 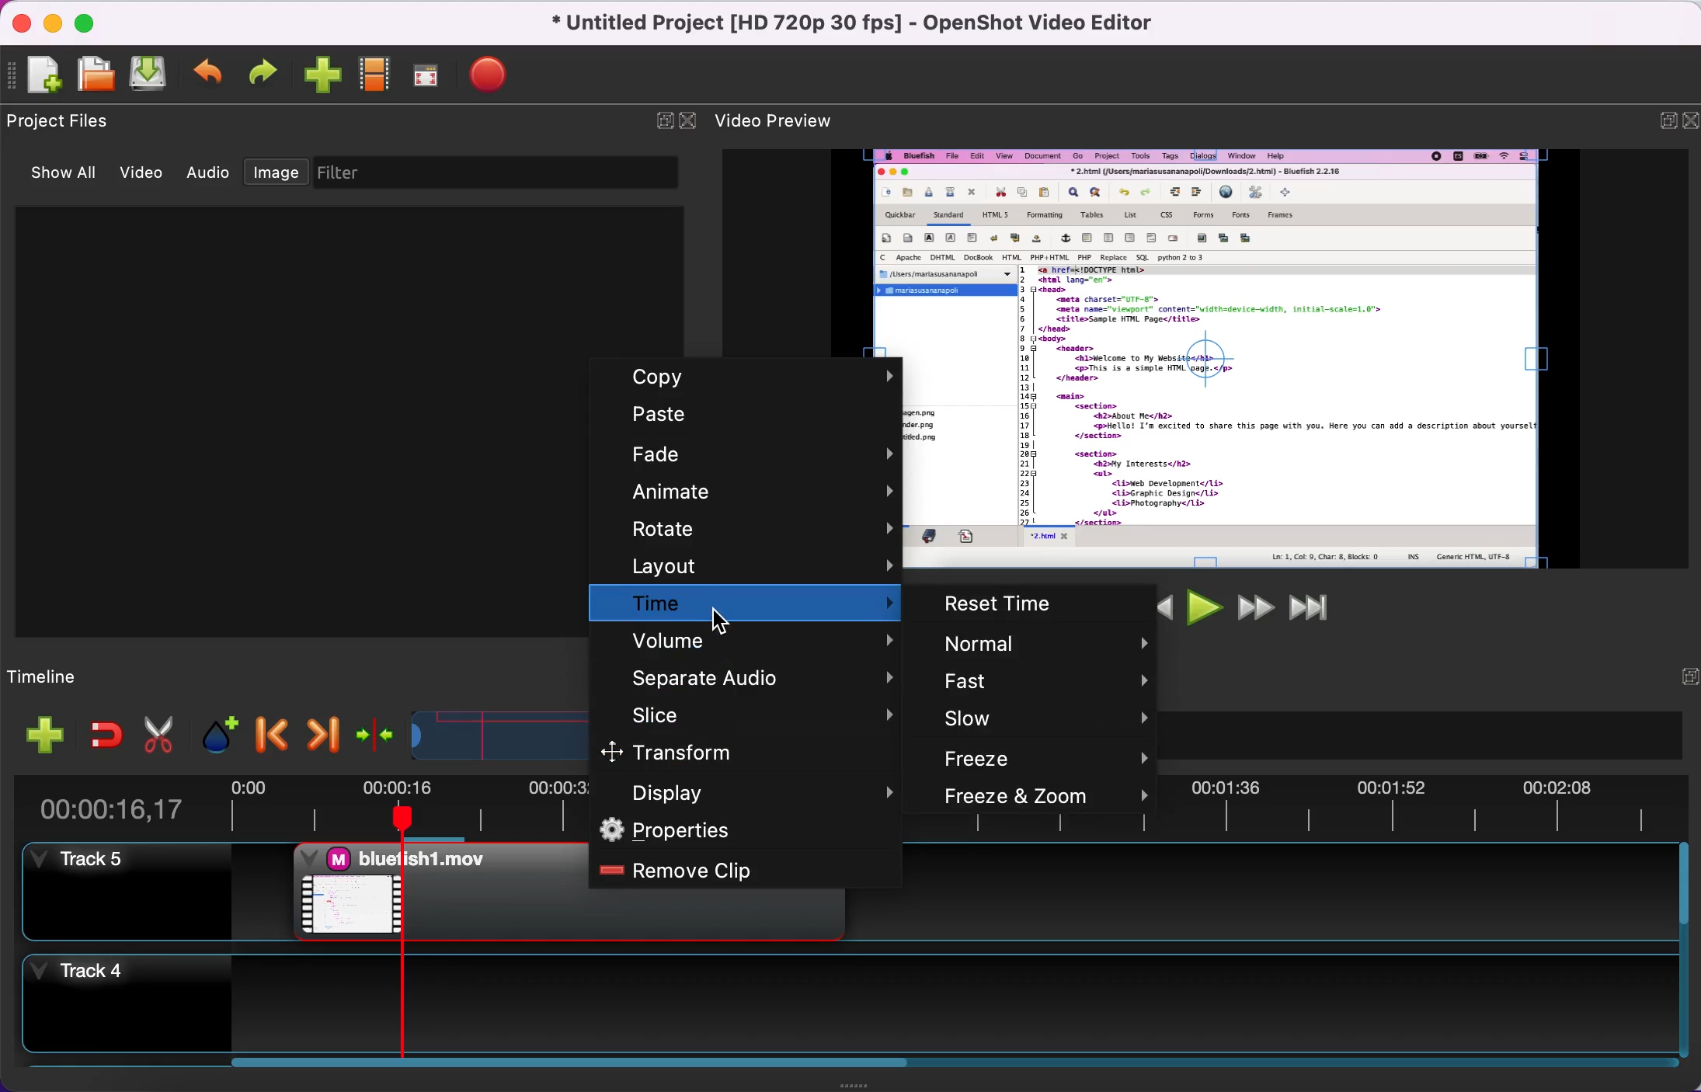 I want to click on title - Untitled Project [HD 720p 30 fps] - OpenShot Video Editor, so click(x=854, y=24).